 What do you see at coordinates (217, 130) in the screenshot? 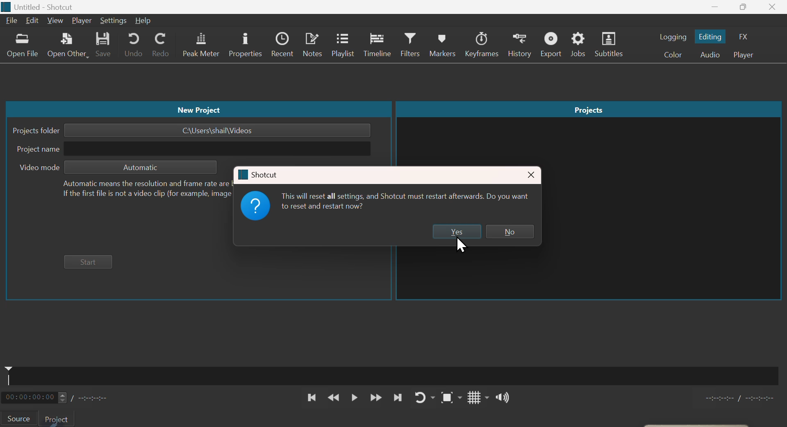
I see `C:\Users\shail\Videos` at bounding box center [217, 130].